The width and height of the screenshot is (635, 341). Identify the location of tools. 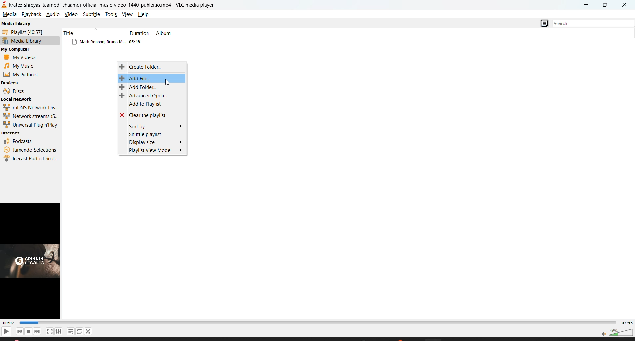
(111, 15).